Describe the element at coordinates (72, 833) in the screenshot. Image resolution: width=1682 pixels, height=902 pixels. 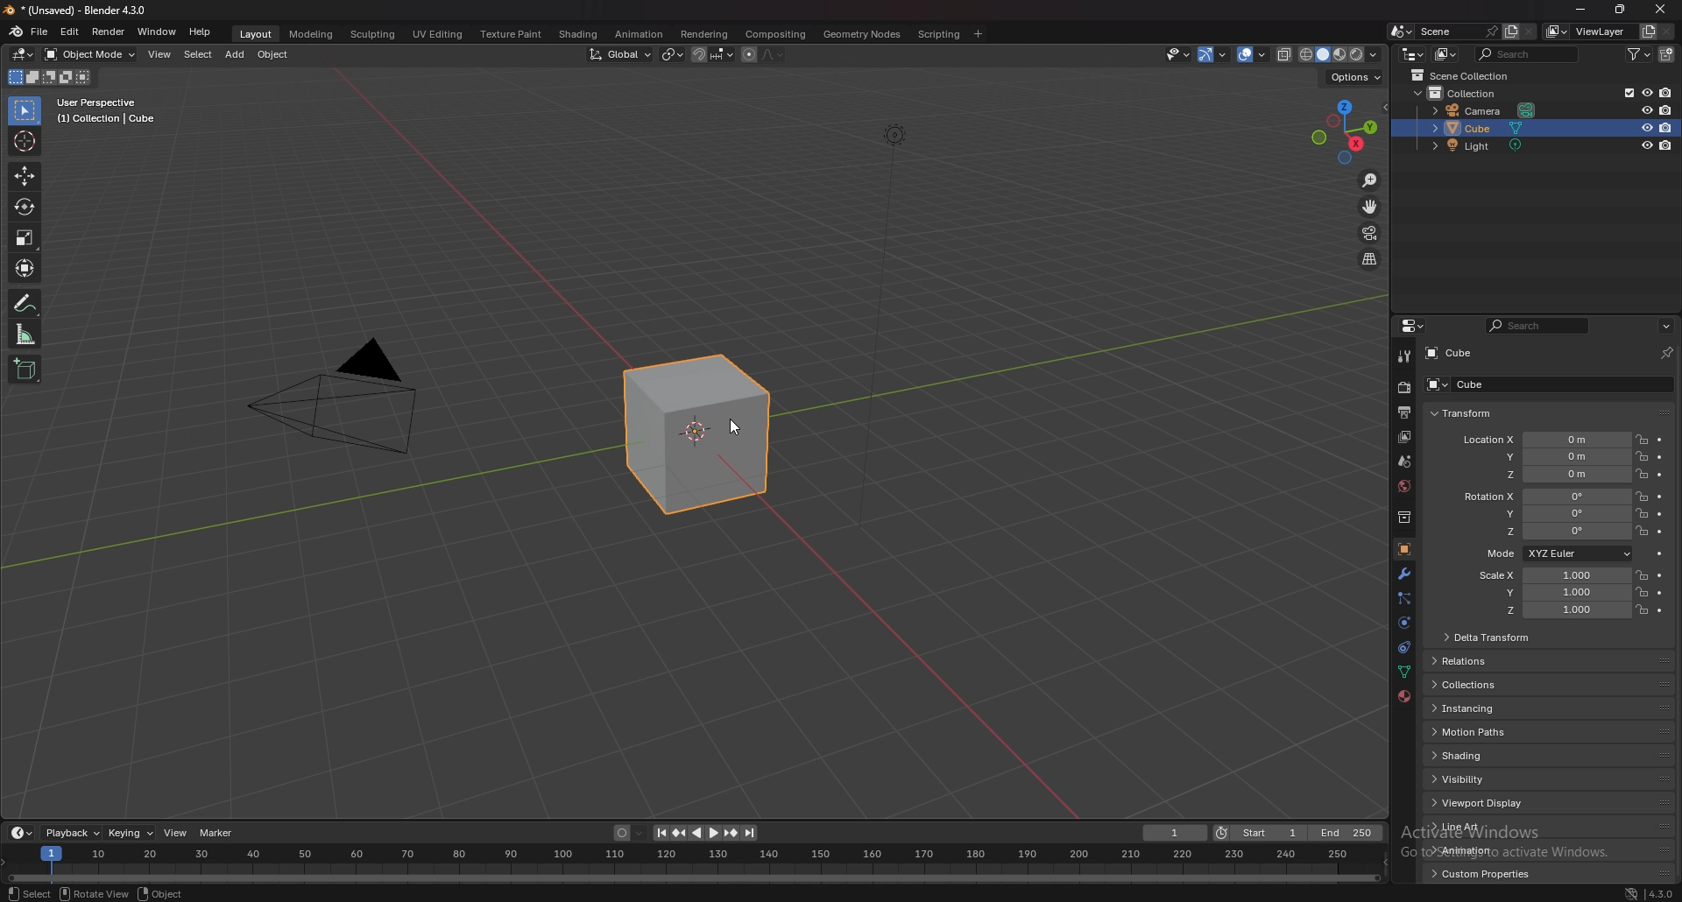
I see `playback` at that location.